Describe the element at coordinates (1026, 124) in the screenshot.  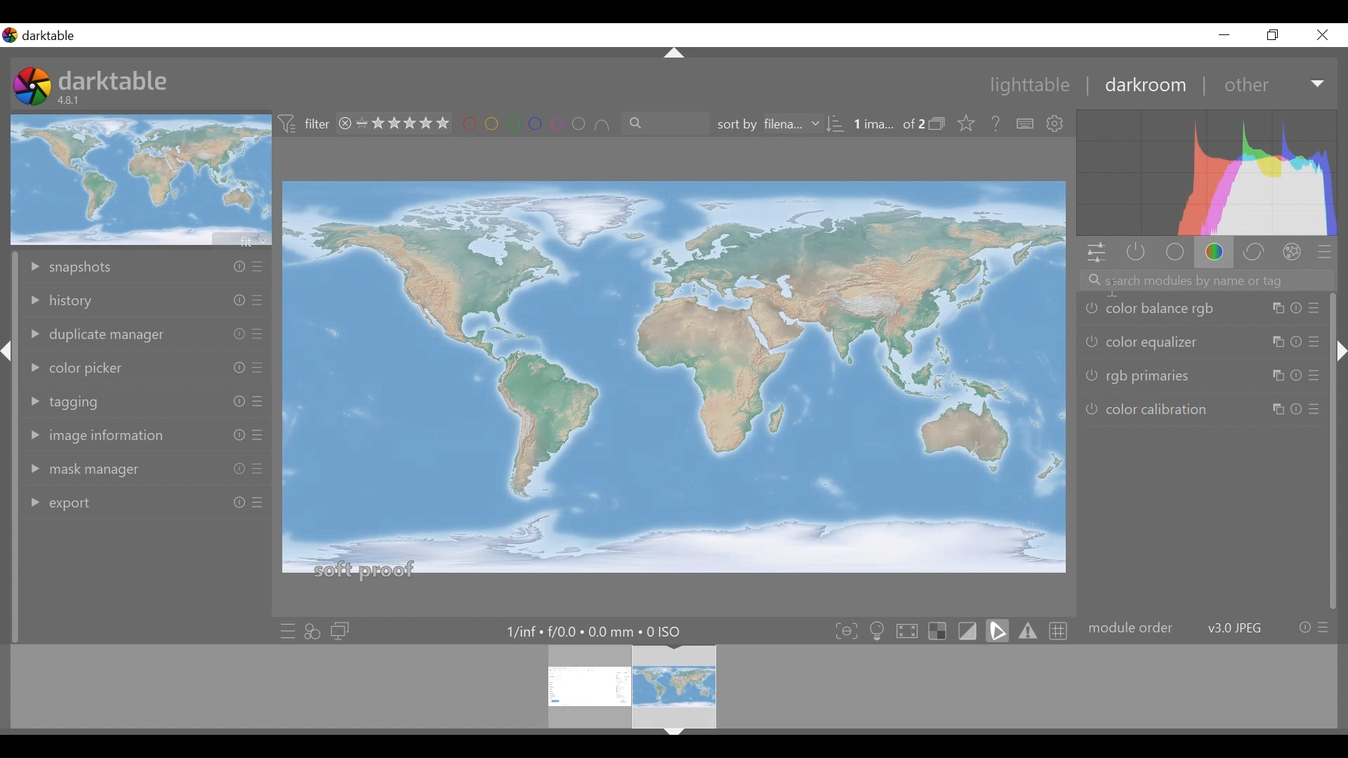
I see `define shortcuts` at that location.